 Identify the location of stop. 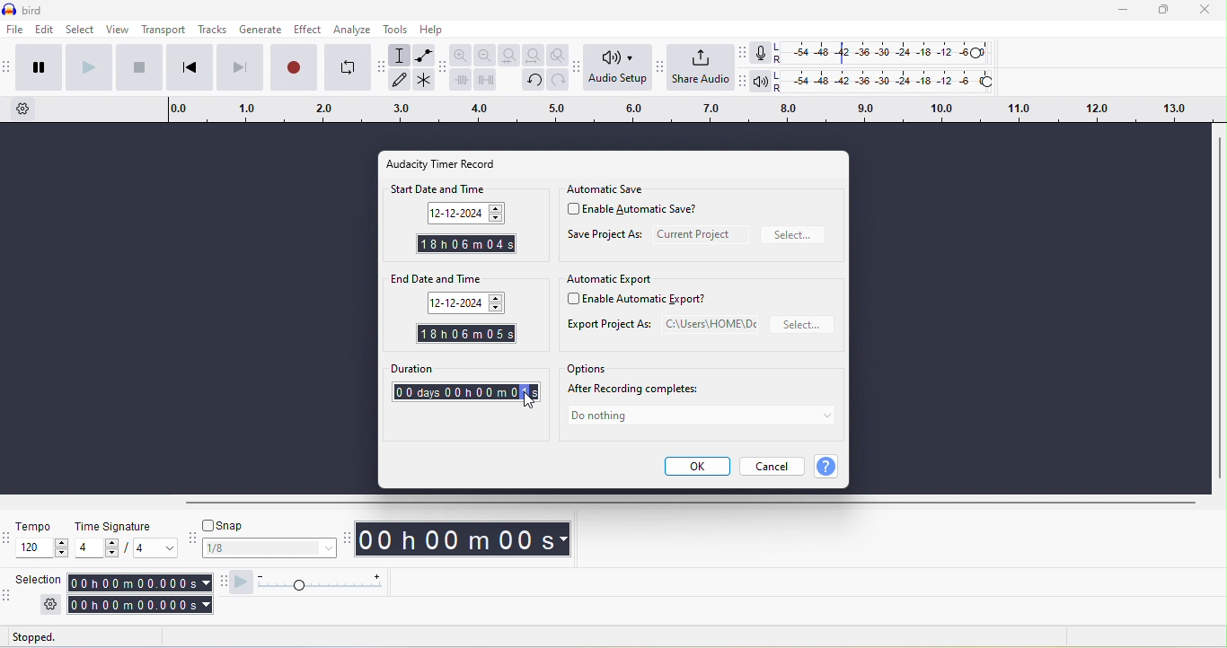
(138, 68).